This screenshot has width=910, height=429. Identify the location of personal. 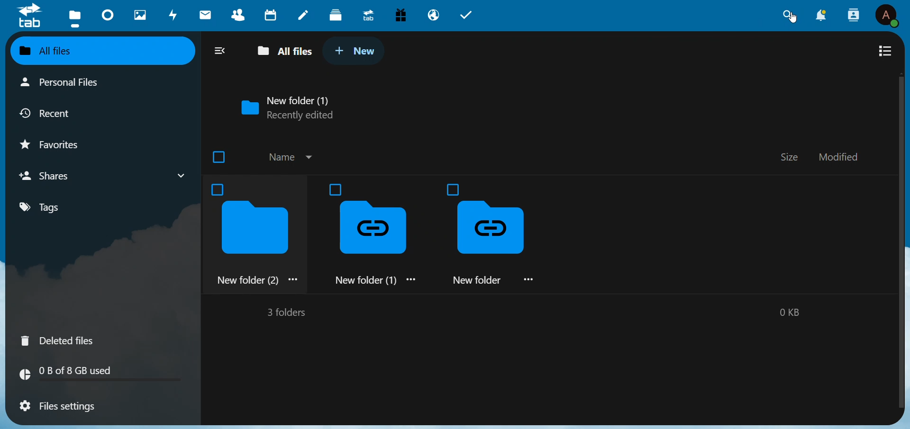
(80, 83).